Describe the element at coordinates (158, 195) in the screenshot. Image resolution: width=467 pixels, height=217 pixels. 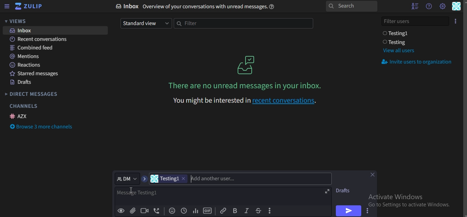
I see `message testing1` at that location.